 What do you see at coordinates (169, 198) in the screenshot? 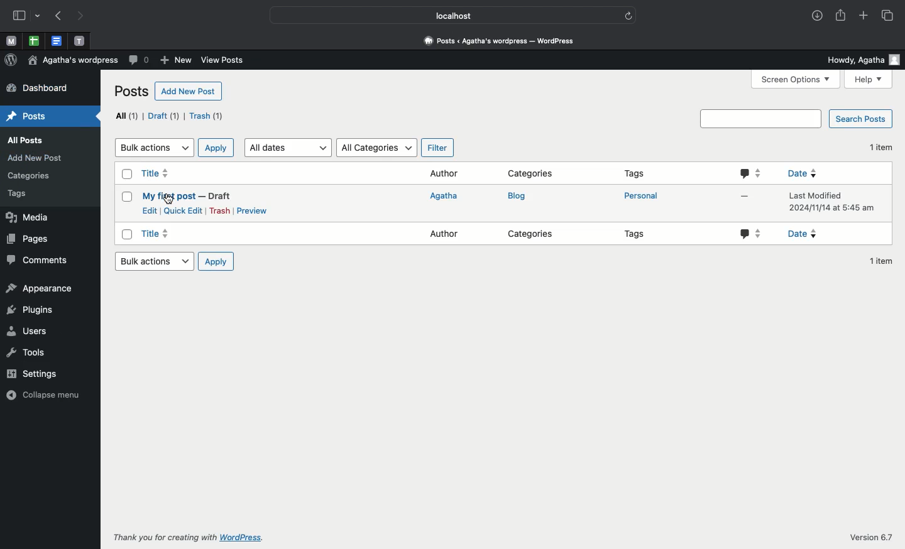
I see `cursor` at bounding box center [169, 198].